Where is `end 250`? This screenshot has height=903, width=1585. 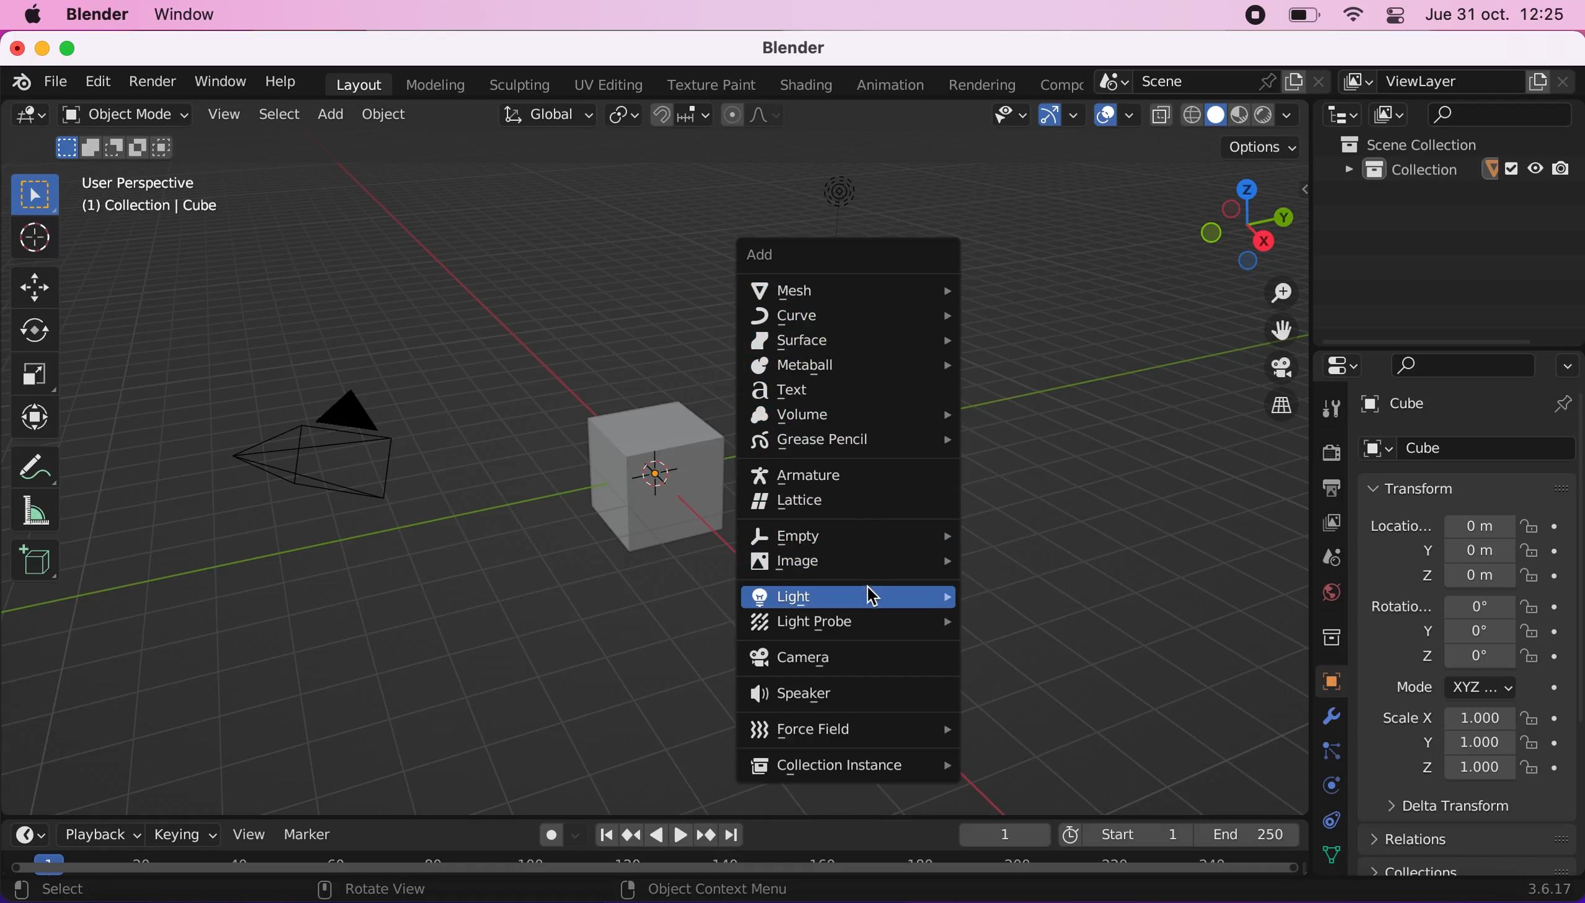 end 250 is located at coordinates (1247, 832).